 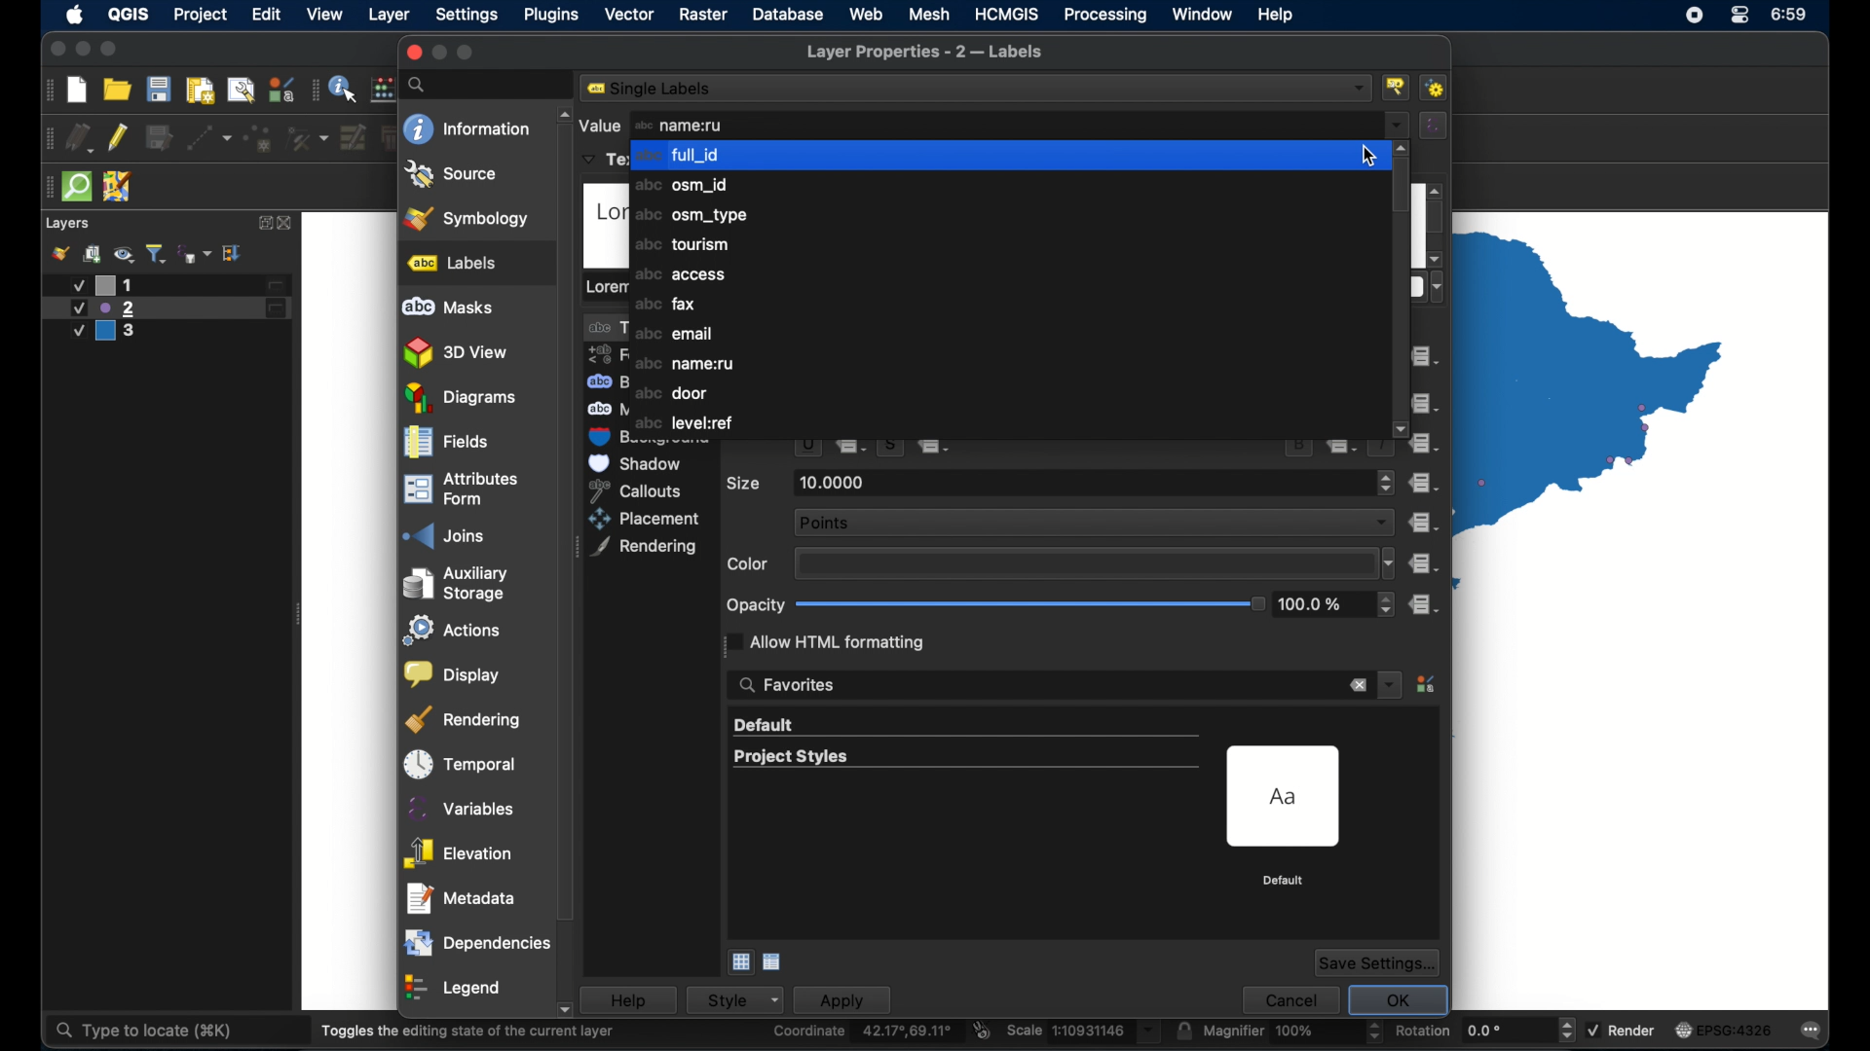 What do you see at coordinates (195, 254) in the screenshot?
I see `filter legend by expression` at bounding box center [195, 254].